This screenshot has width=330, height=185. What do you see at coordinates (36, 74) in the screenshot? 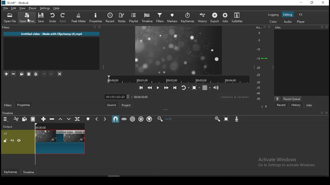
I see `save filter sets` at bounding box center [36, 74].